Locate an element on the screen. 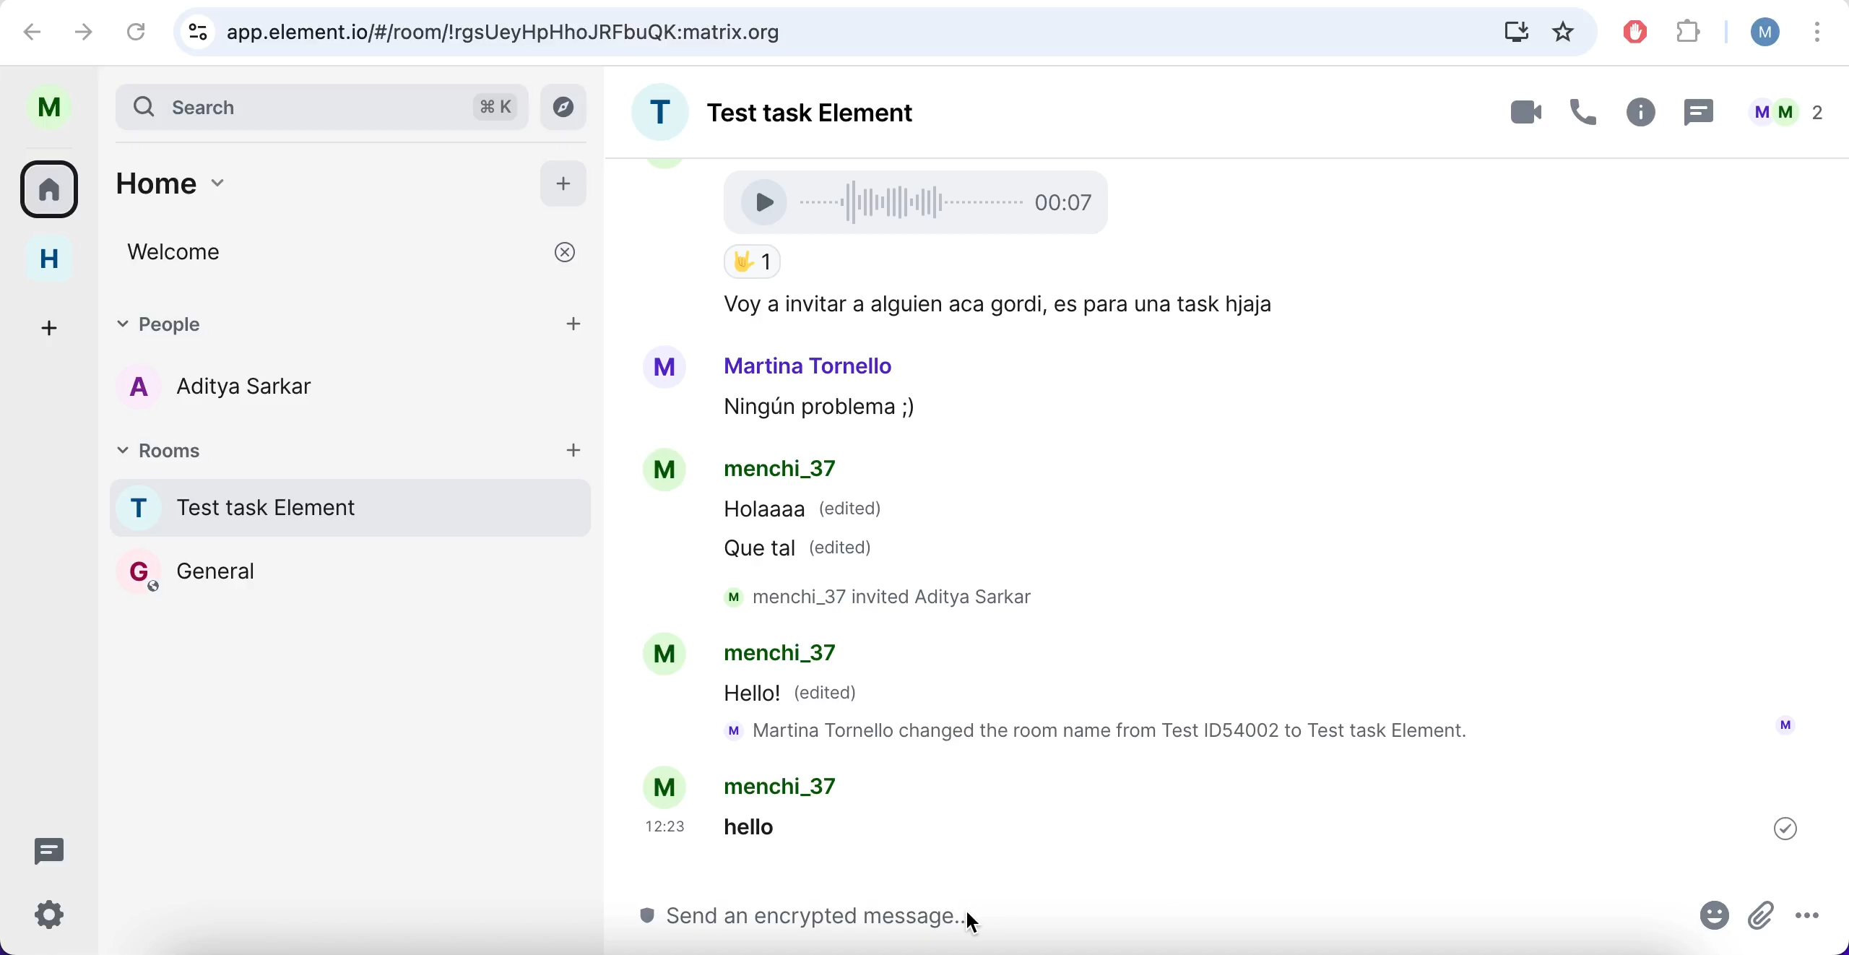 This screenshot has width=1849, height=955. google search bar is located at coordinates (820, 33).